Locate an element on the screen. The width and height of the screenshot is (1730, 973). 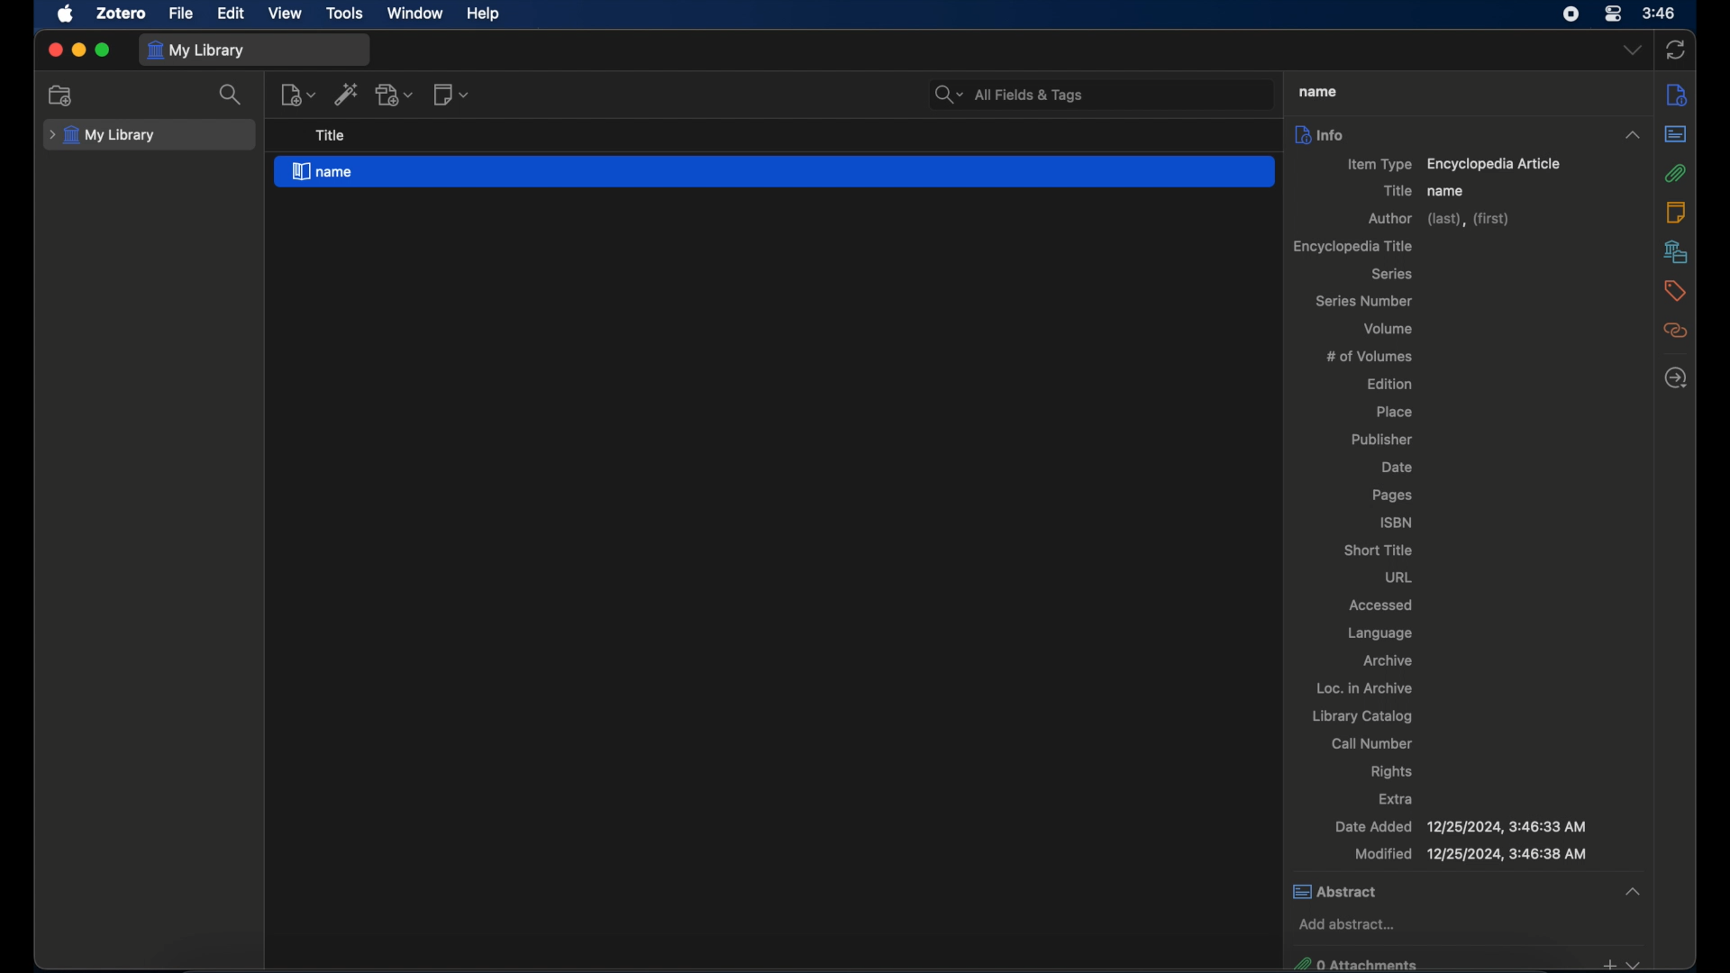
extra is located at coordinates (1396, 799).